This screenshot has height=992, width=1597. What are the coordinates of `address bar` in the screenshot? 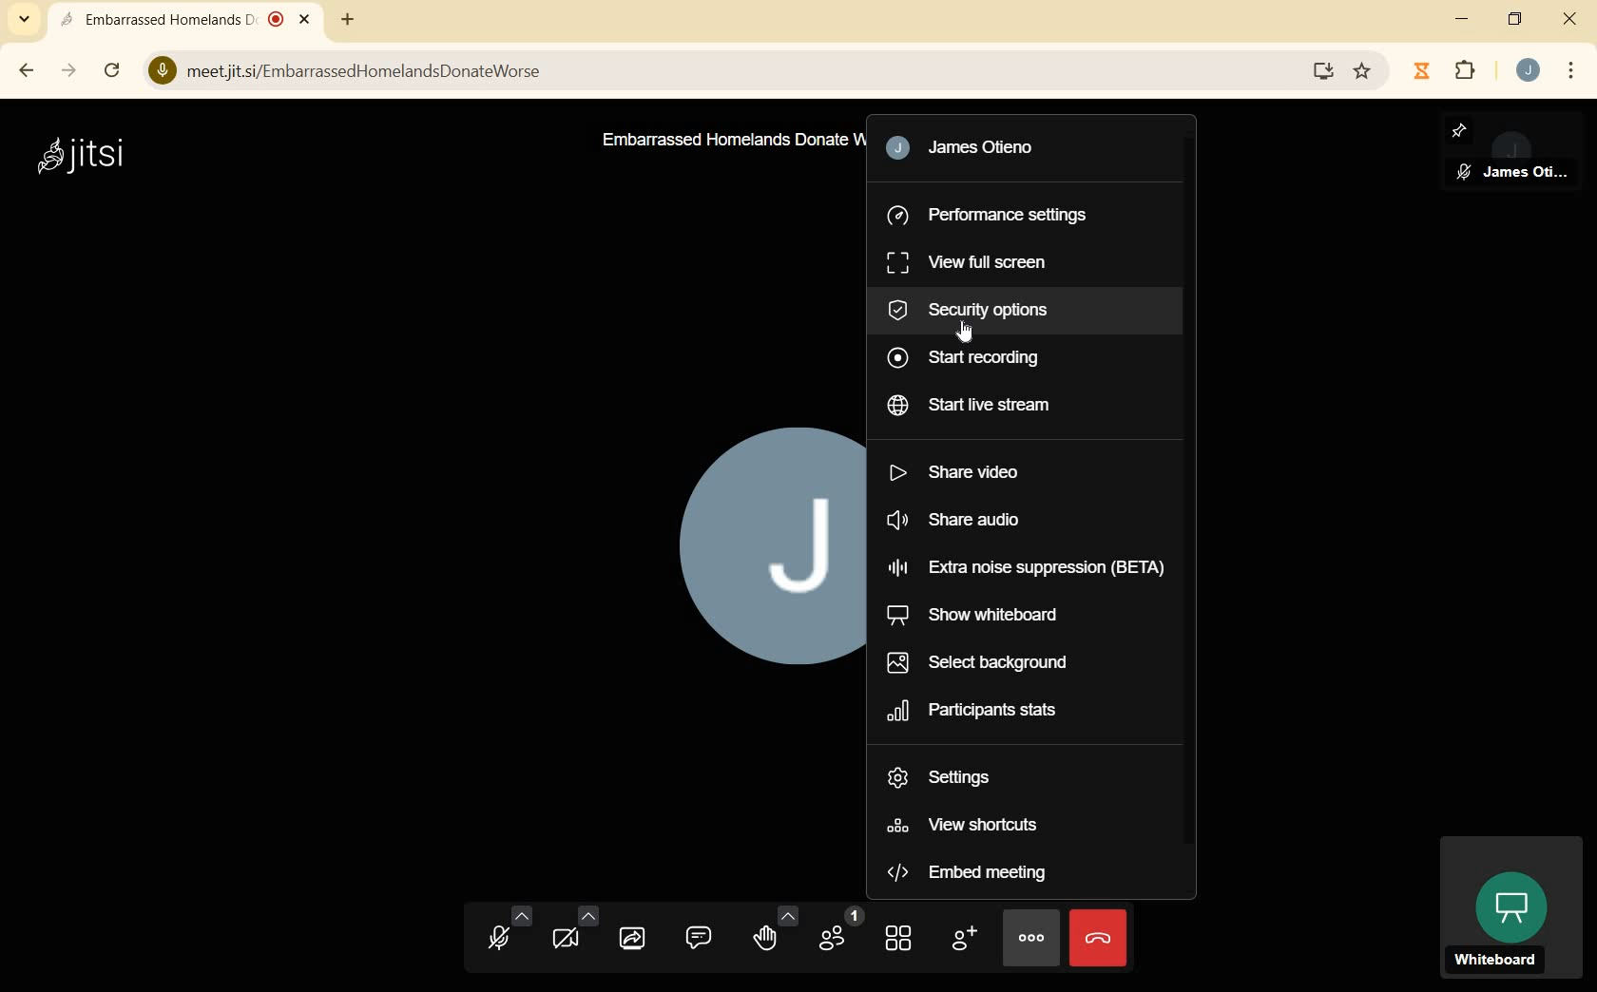 It's located at (721, 71).